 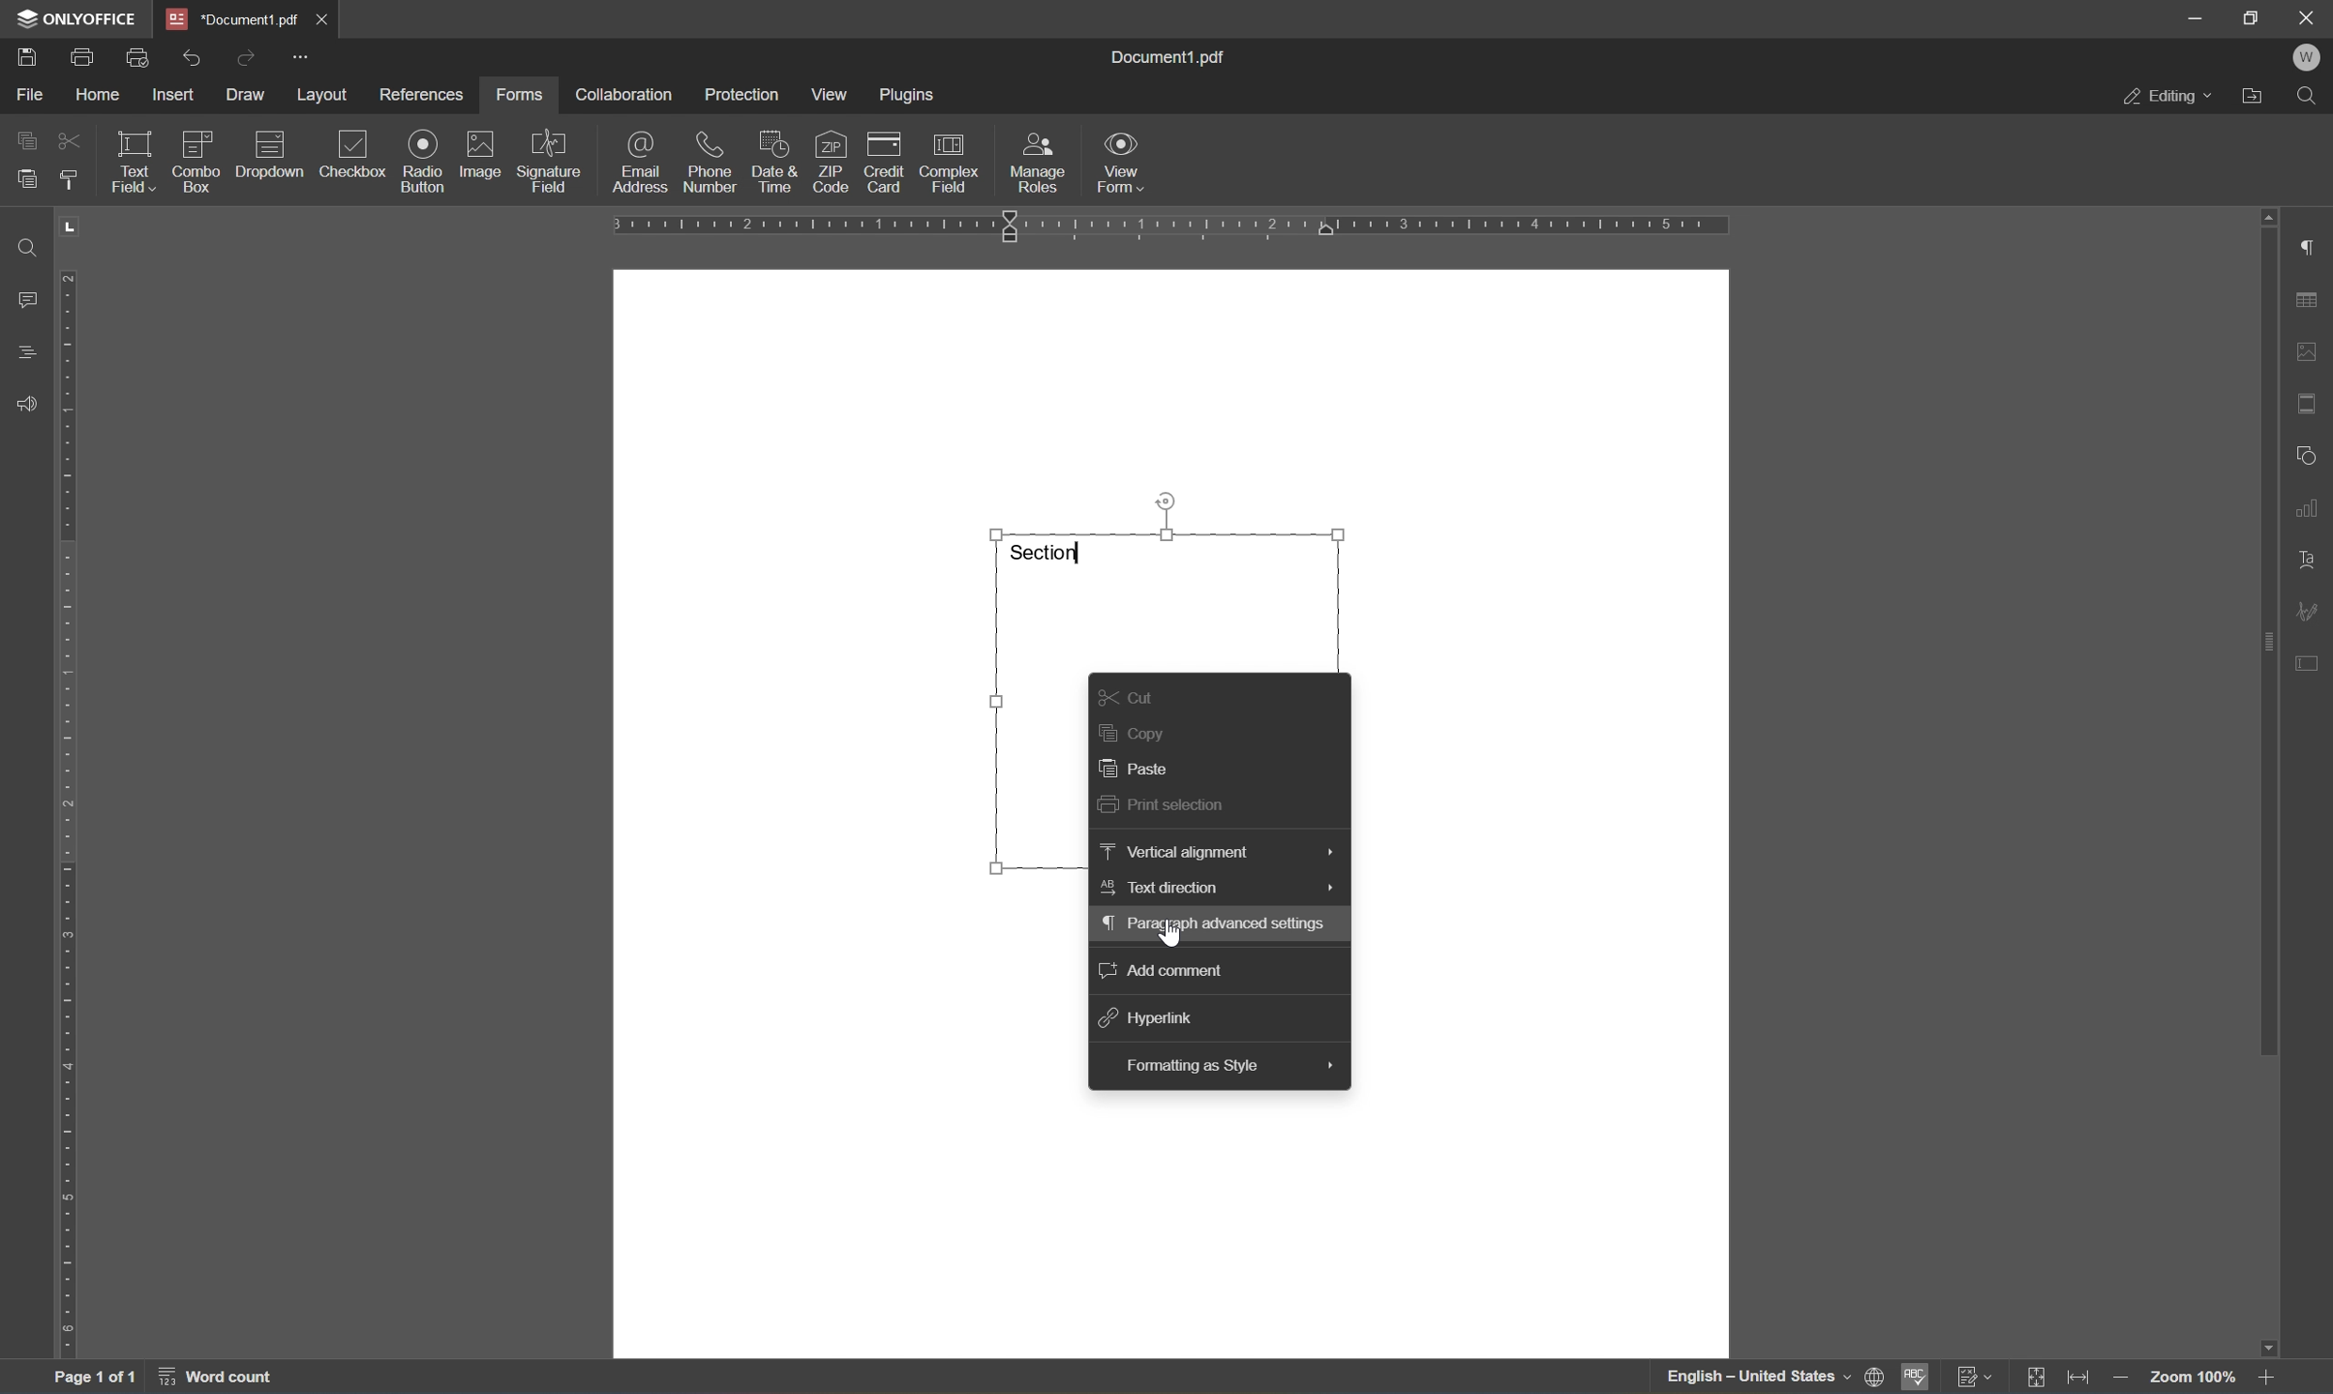 I want to click on shape settings, so click(x=2307, y=454).